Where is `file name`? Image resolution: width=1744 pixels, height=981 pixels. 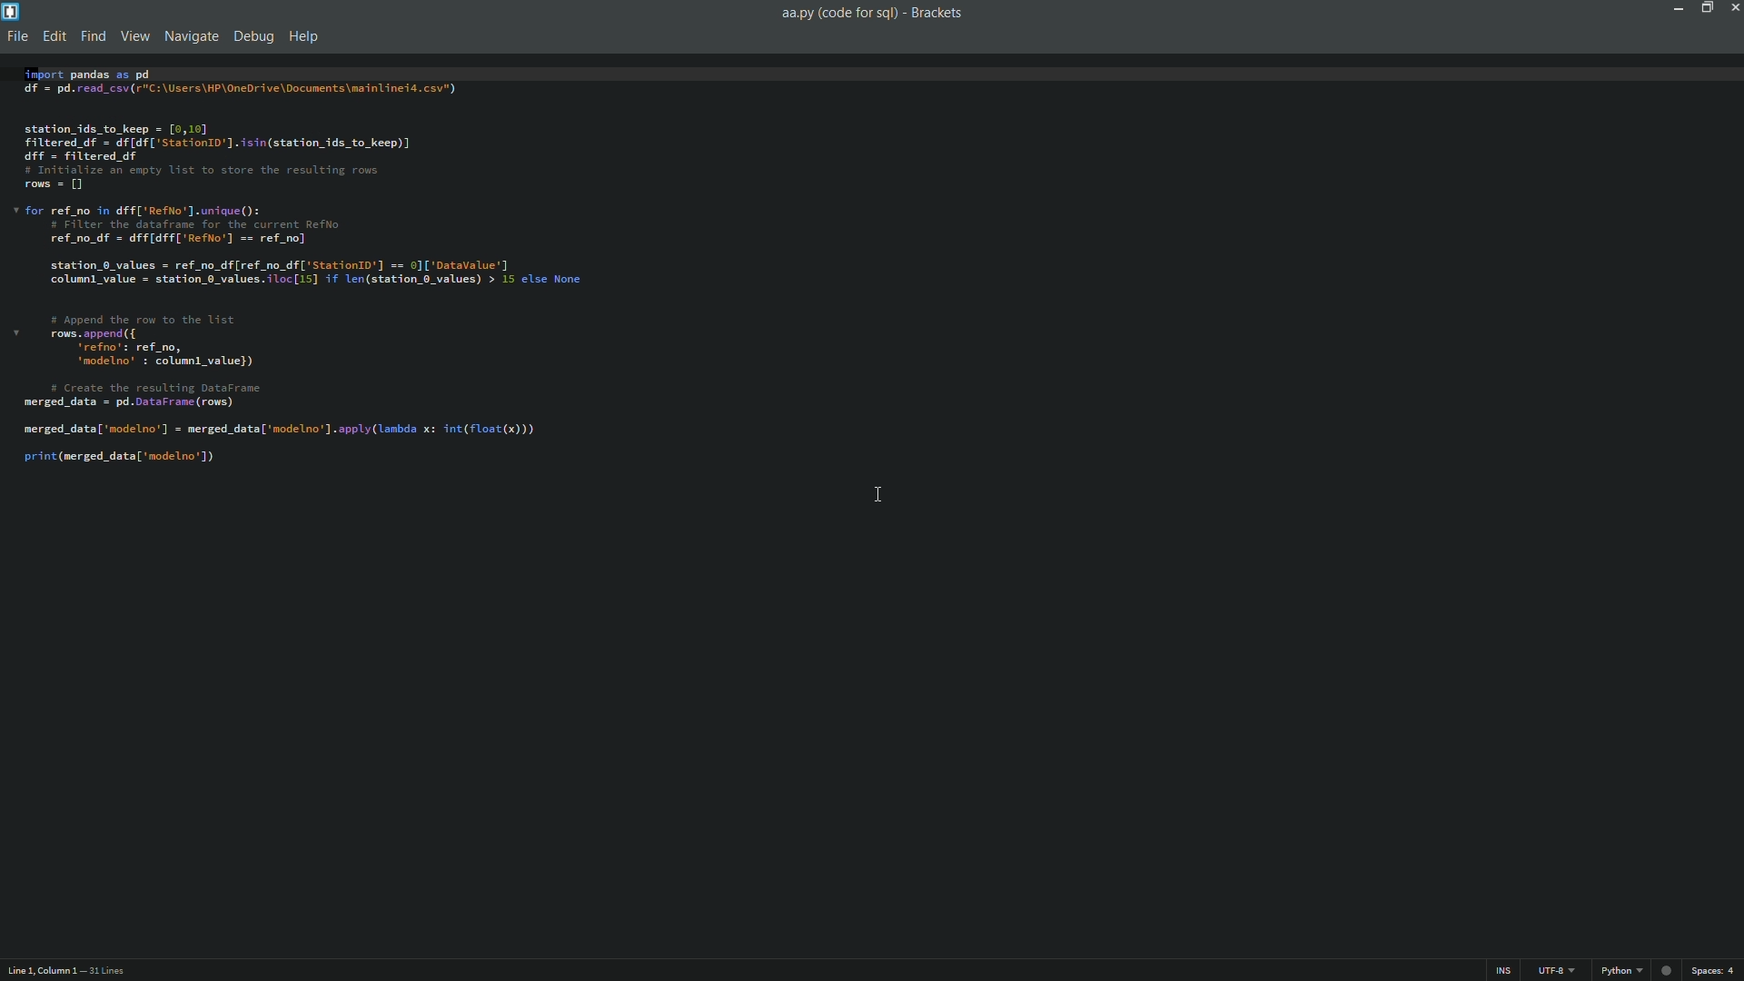 file name is located at coordinates (835, 14).